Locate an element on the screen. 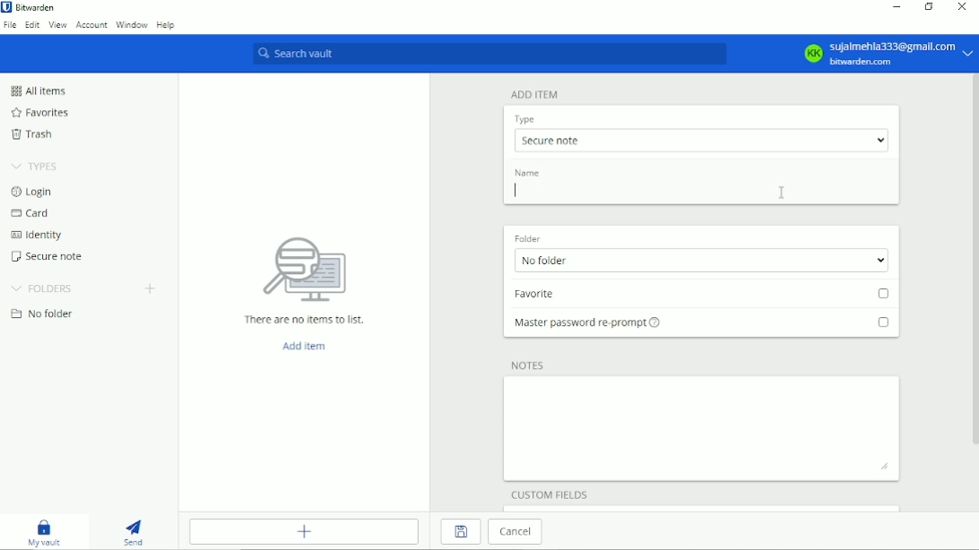  Identity is located at coordinates (36, 236).